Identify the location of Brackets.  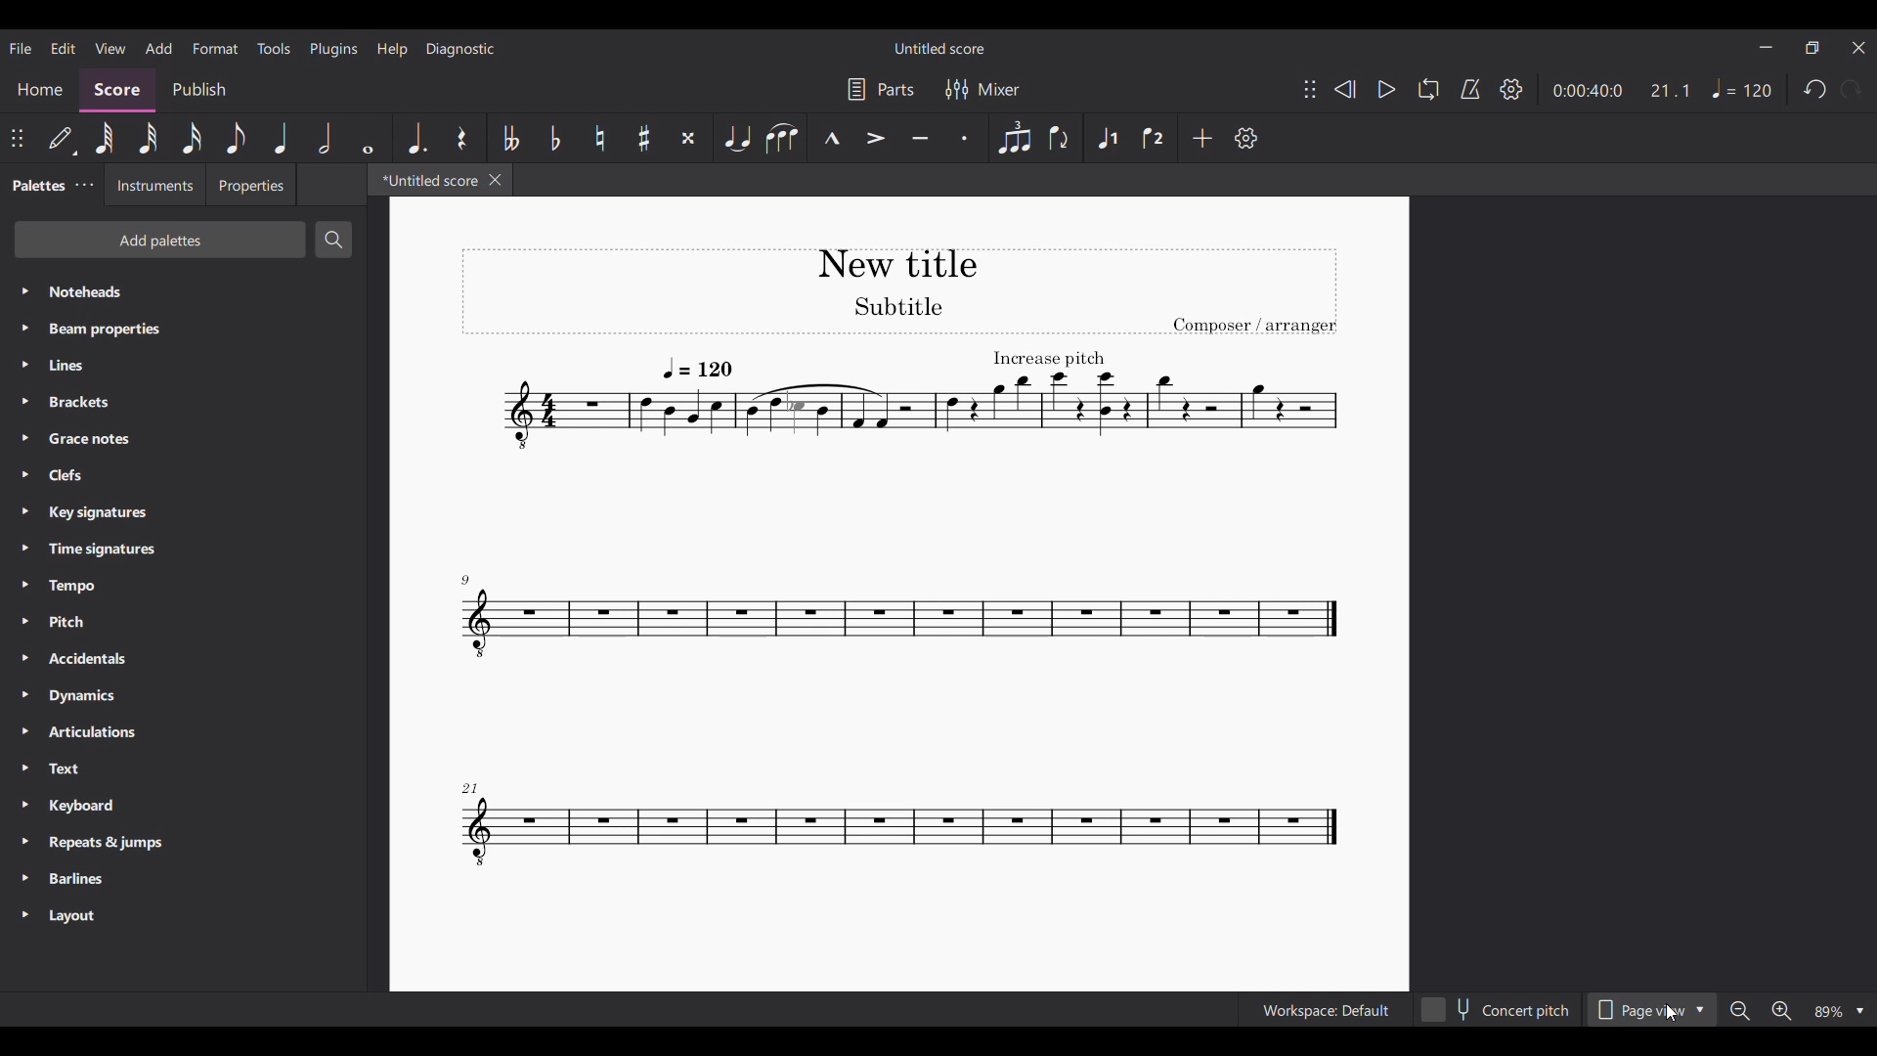
(184, 402).